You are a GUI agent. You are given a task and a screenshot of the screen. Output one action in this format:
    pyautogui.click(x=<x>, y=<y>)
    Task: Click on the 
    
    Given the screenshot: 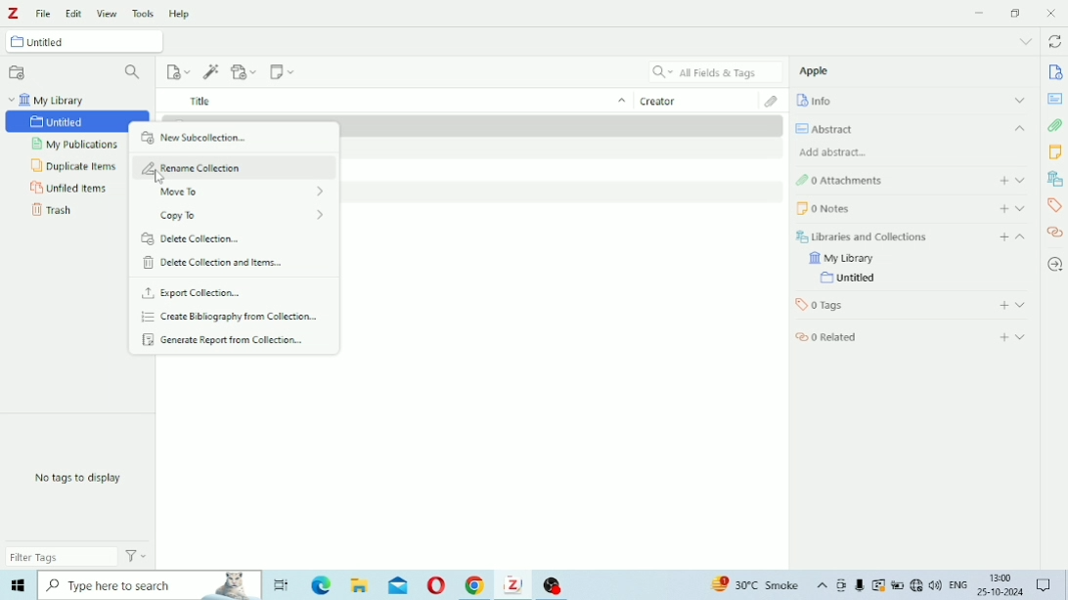 What is the action you would take?
    pyautogui.click(x=749, y=583)
    